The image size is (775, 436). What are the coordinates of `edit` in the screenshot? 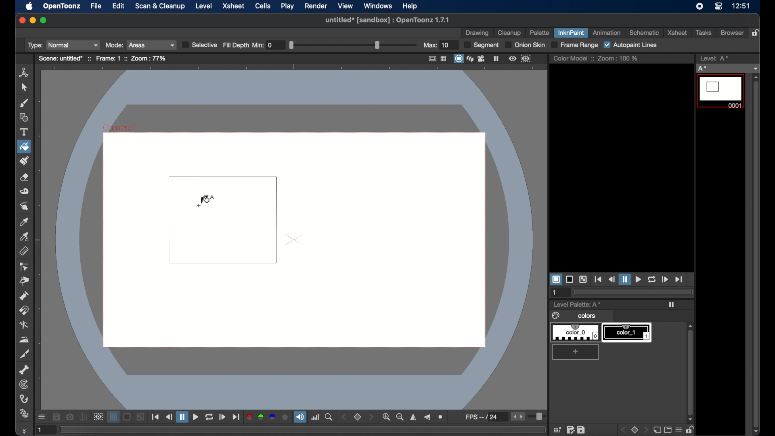 It's located at (571, 430).